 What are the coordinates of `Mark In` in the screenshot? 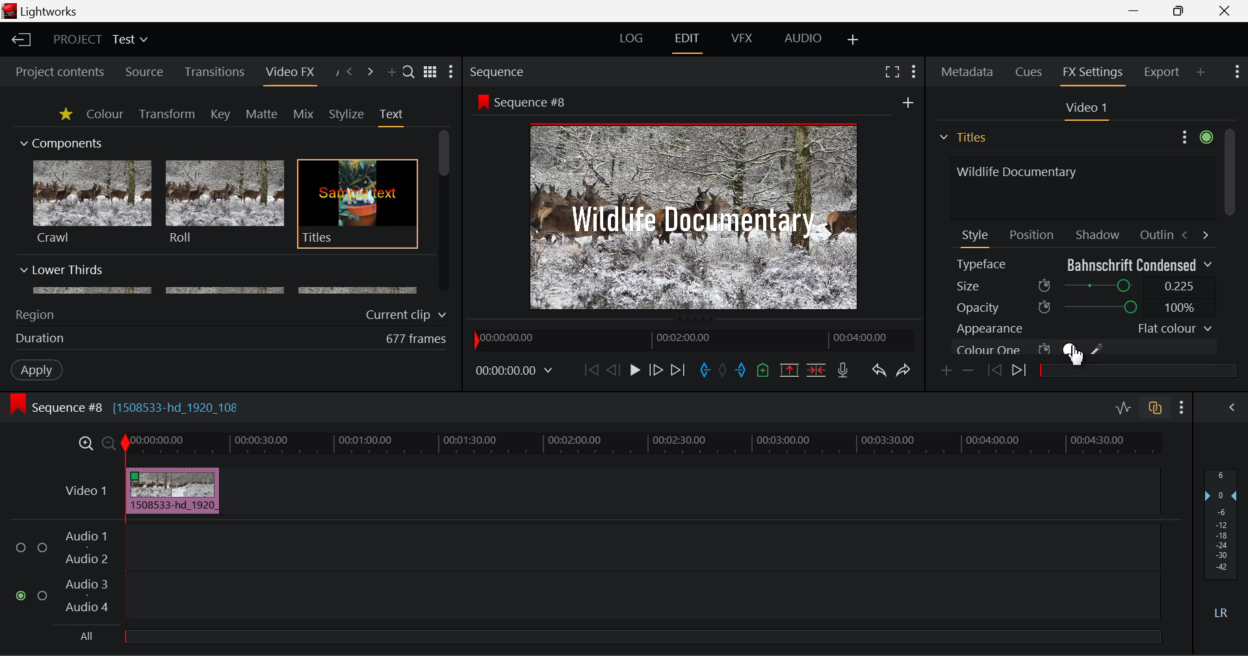 It's located at (705, 372).